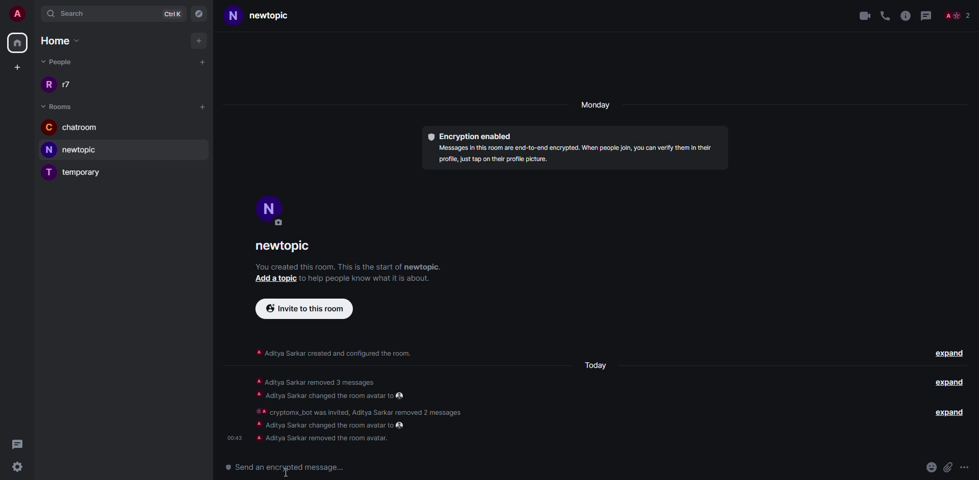 The width and height of the screenshot is (979, 480). What do you see at coordinates (17, 43) in the screenshot?
I see `home` at bounding box center [17, 43].